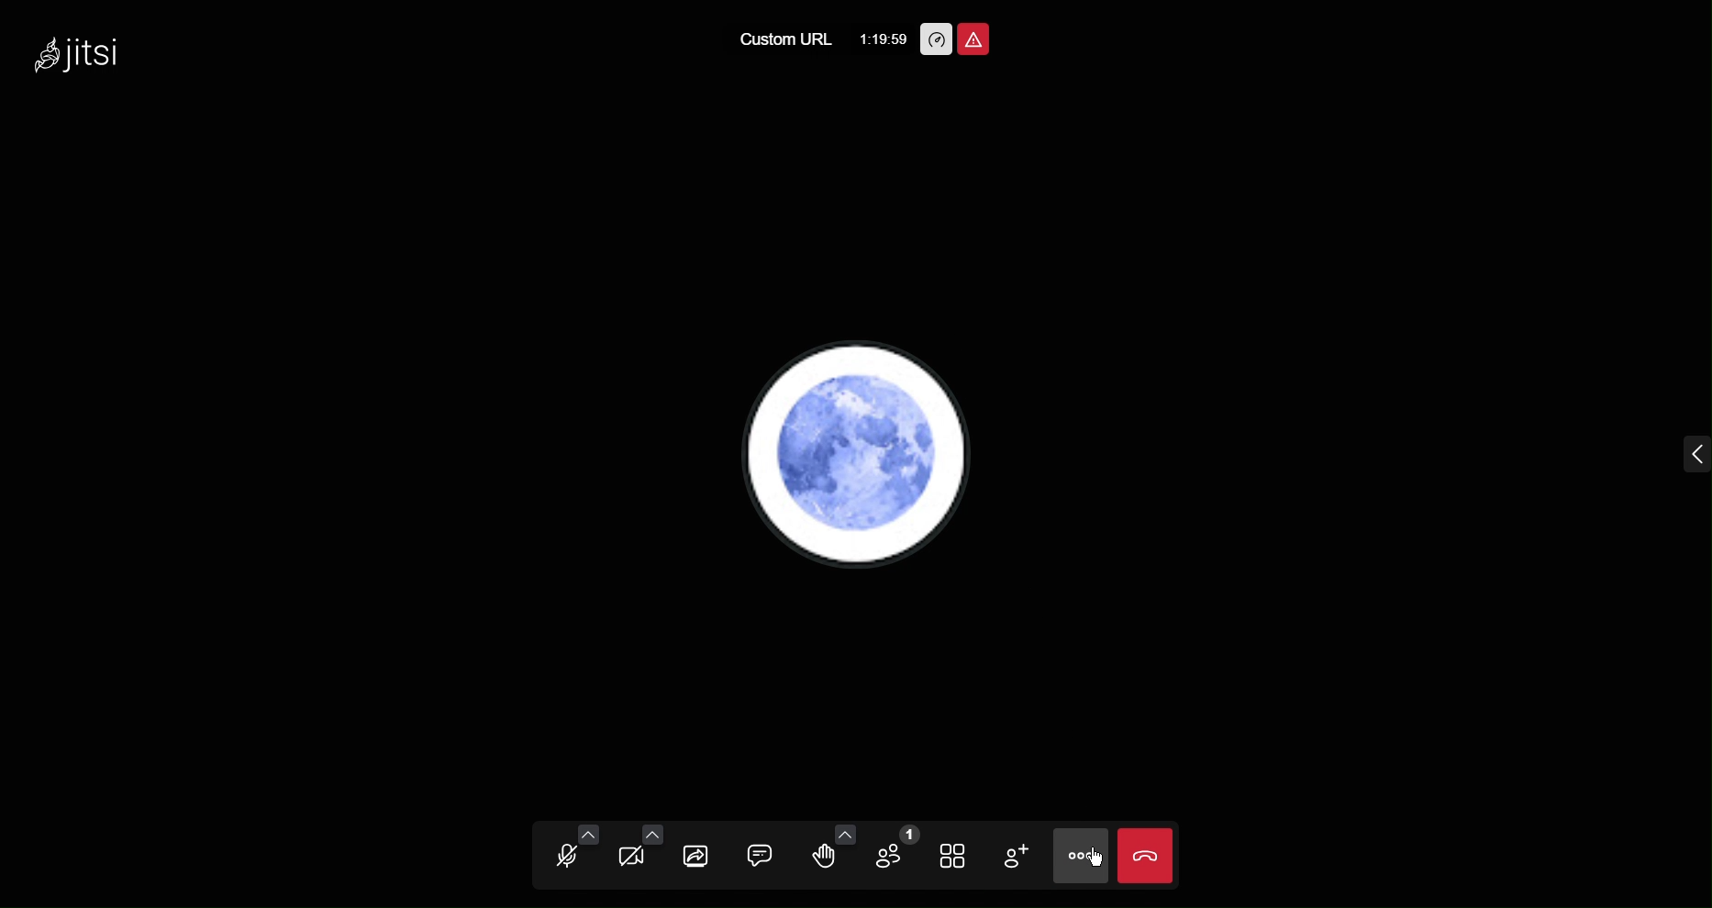 Image resolution: width=1712 pixels, height=908 pixels. I want to click on Video, so click(629, 854).